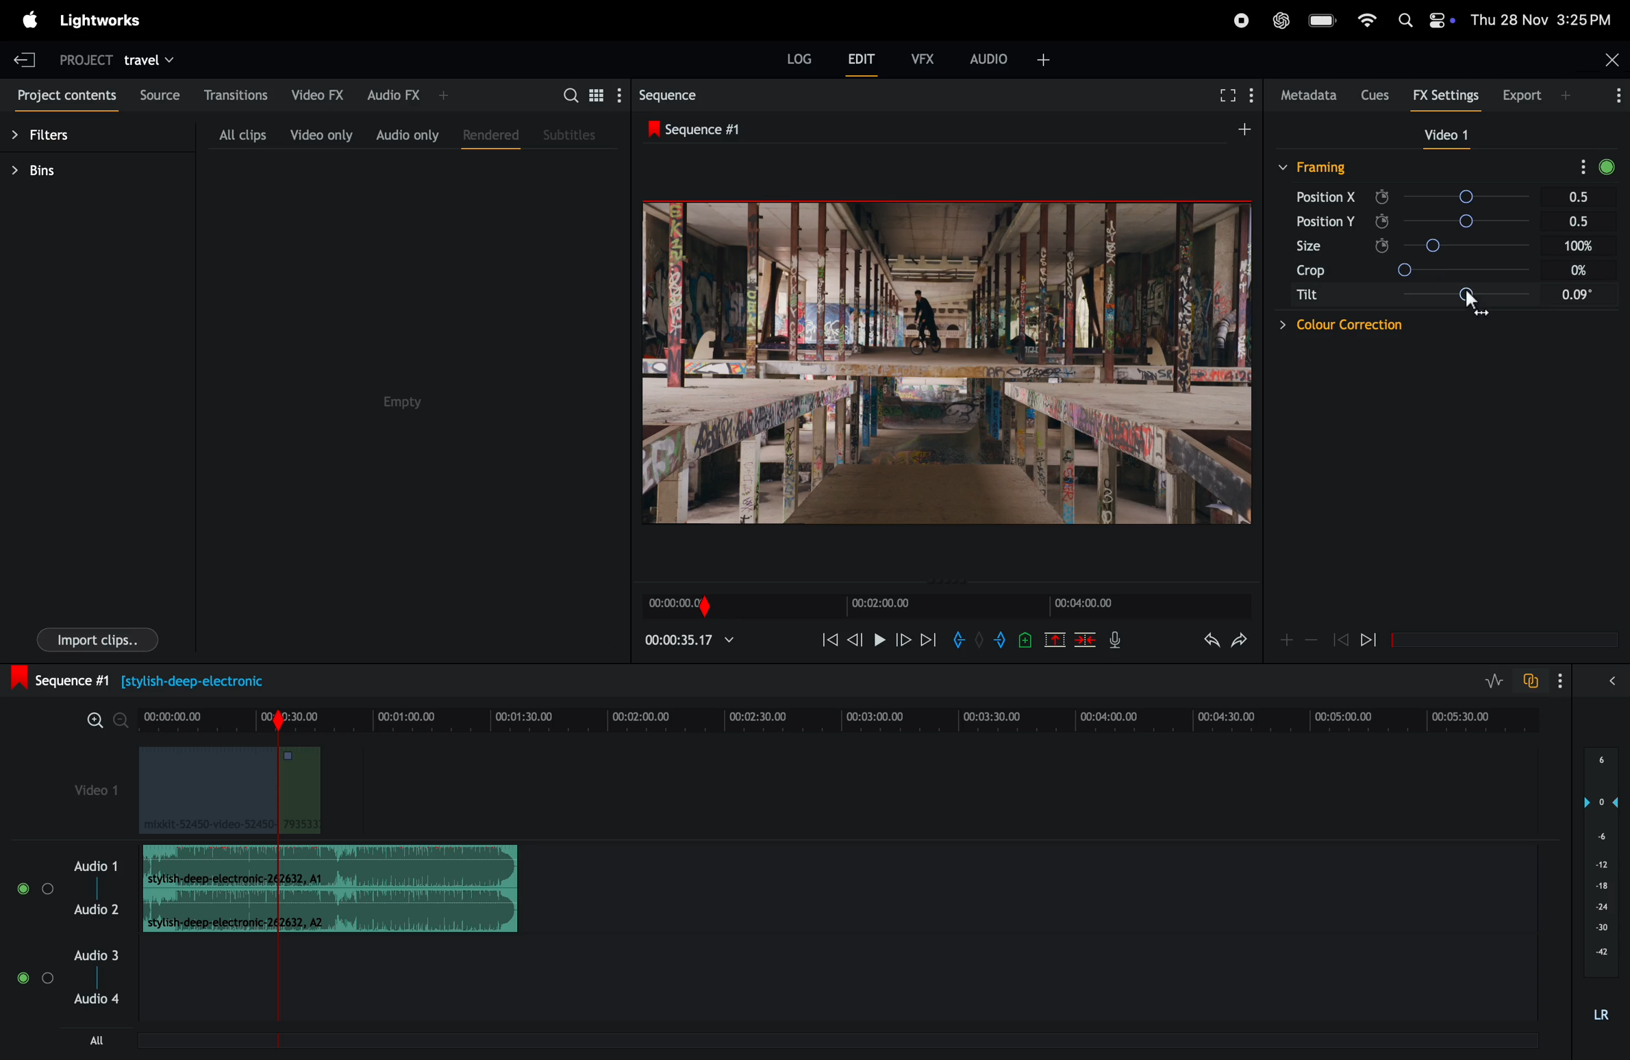 The width and height of the screenshot is (1630, 1060). What do you see at coordinates (273, 1000) in the screenshot?
I see `playback marker` at bounding box center [273, 1000].